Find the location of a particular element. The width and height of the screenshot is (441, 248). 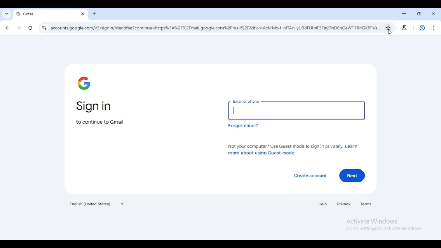

reload this page is located at coordinates (31, 28).